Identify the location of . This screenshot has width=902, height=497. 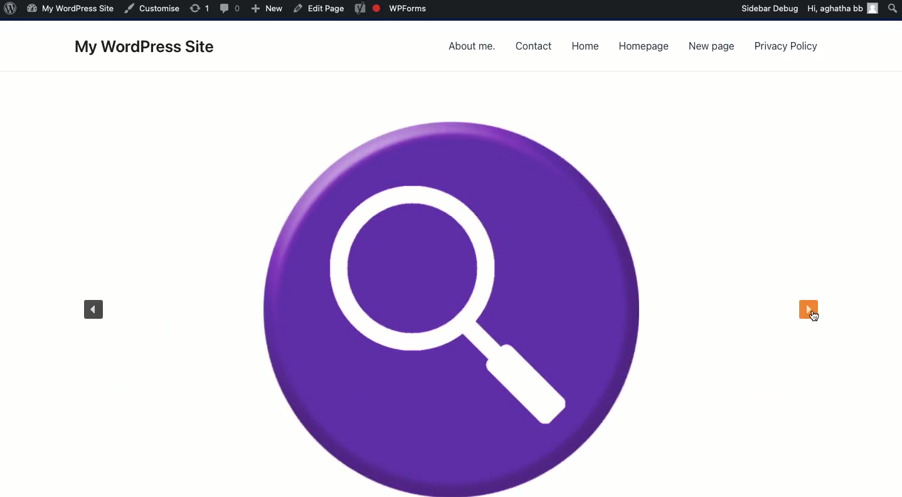
(201, 9).